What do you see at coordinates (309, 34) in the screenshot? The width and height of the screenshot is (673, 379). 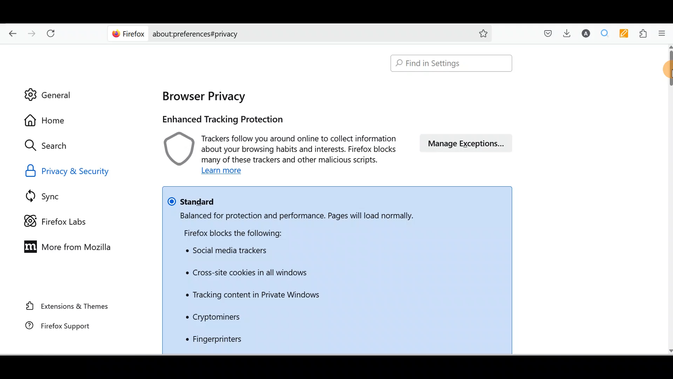 I see ` about:preferences#privacy` at bounding box center [309, 34].